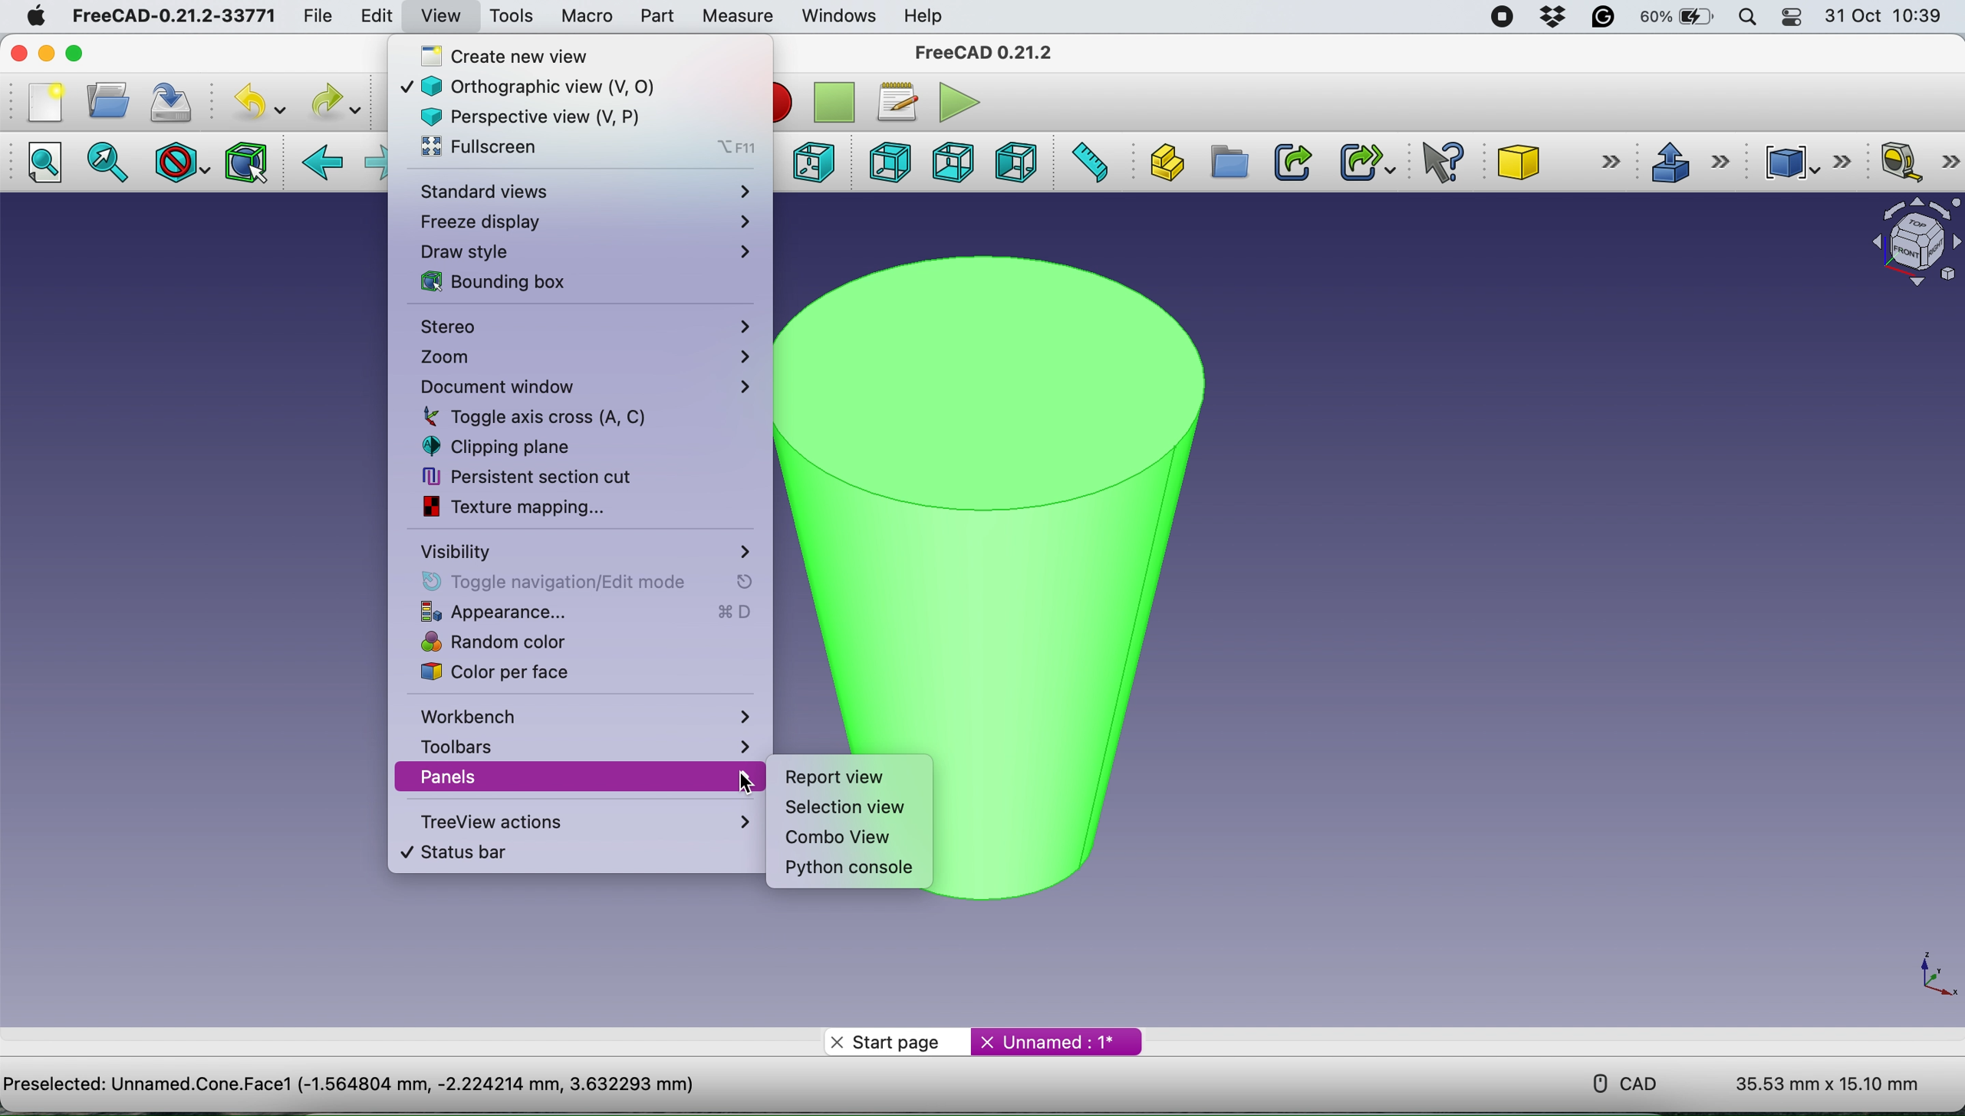 This screenshot has width=1965, height=1116. I want to click on start page, so click(896, 1041).